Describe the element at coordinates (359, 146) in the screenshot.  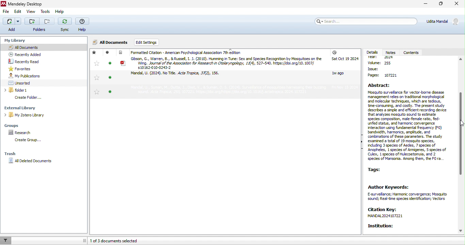
I see `show/hide` at that location.